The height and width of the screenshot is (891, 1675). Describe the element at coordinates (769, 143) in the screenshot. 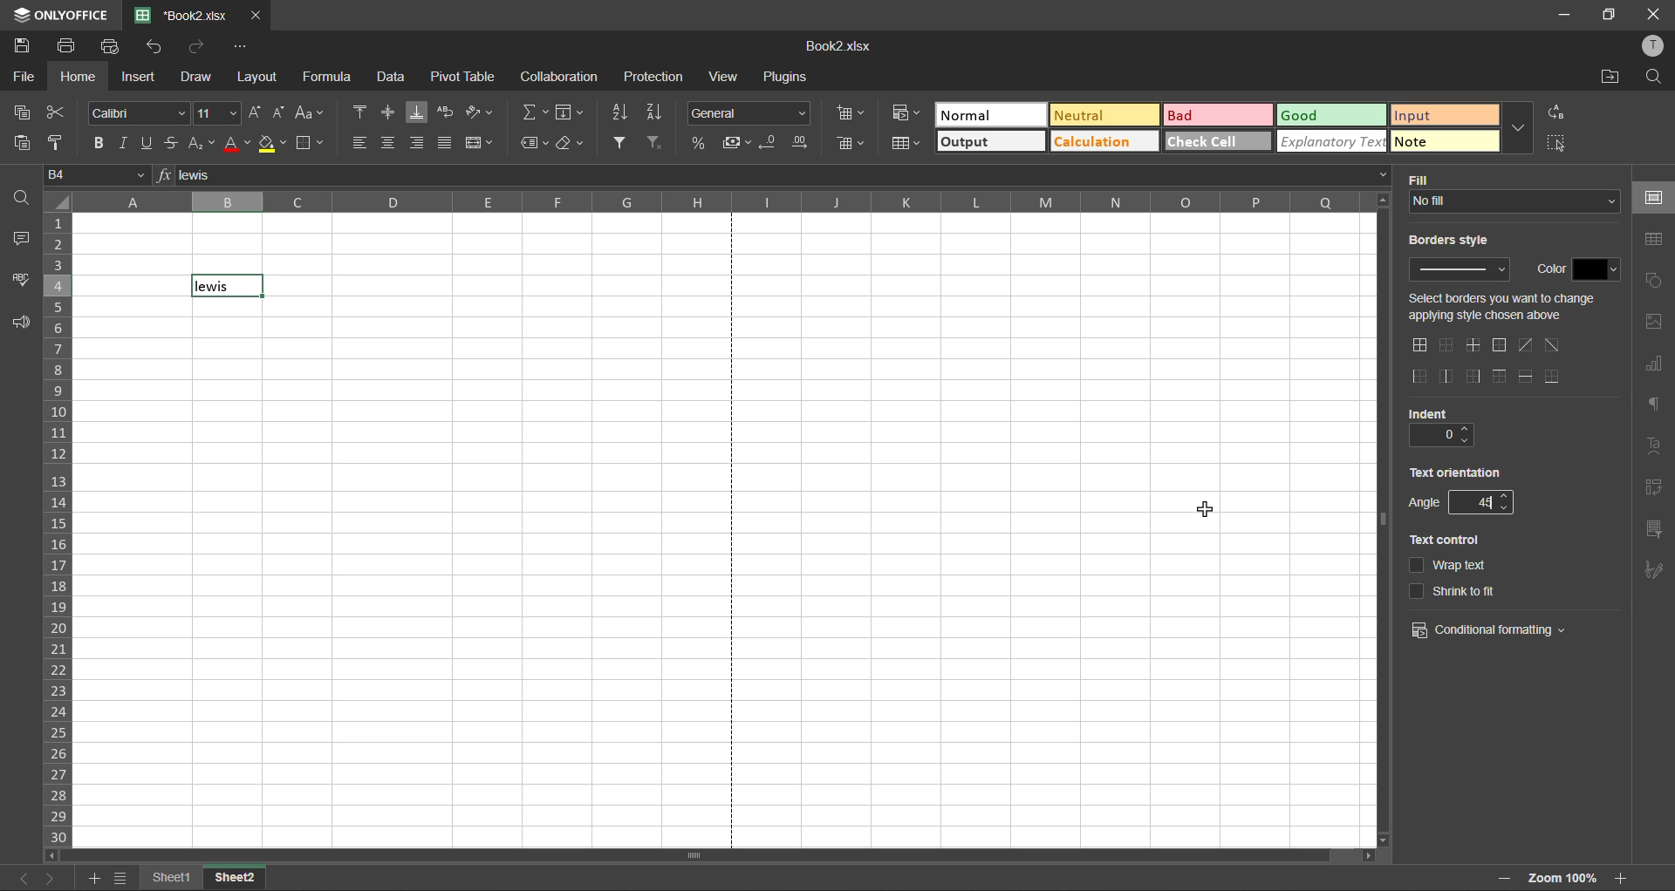

I see `decrease decimal` at that location.